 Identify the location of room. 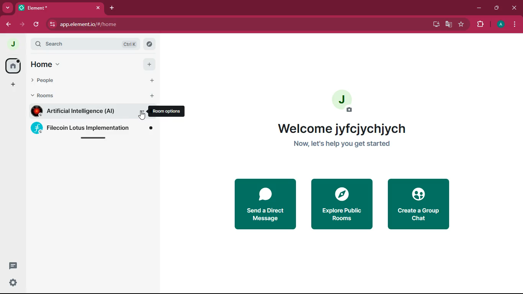
(79, 111).